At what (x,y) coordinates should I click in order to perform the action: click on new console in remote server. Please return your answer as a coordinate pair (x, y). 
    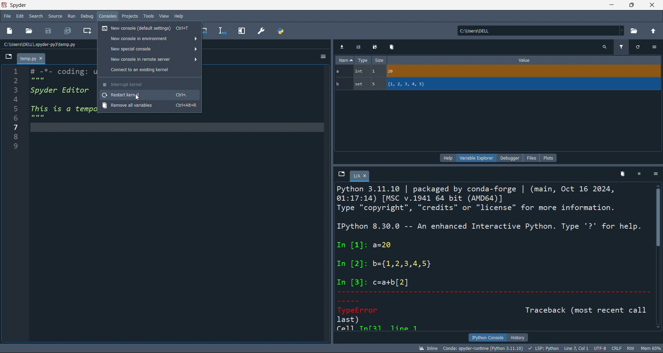
    Looking at the image, I should click on (150, 60).